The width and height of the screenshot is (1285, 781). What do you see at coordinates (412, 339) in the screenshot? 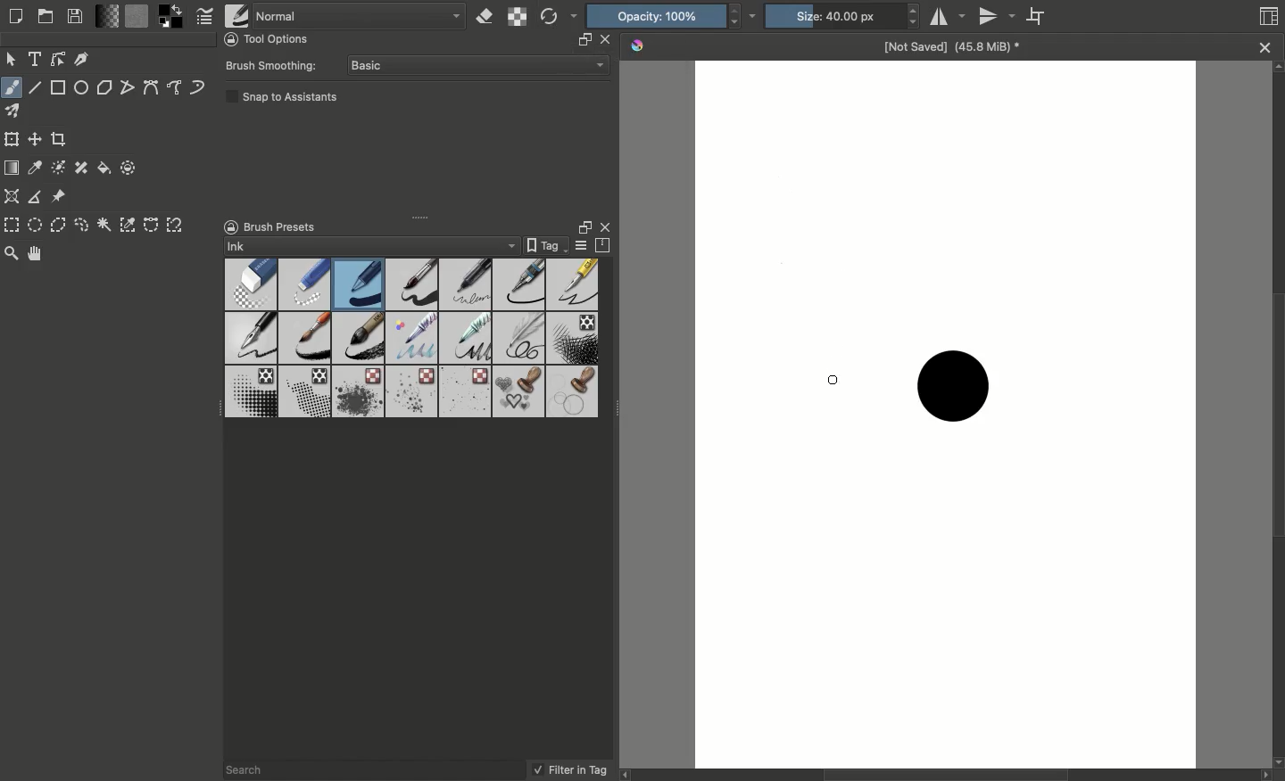
I see `Brushes` at bounding box center [412, 339].